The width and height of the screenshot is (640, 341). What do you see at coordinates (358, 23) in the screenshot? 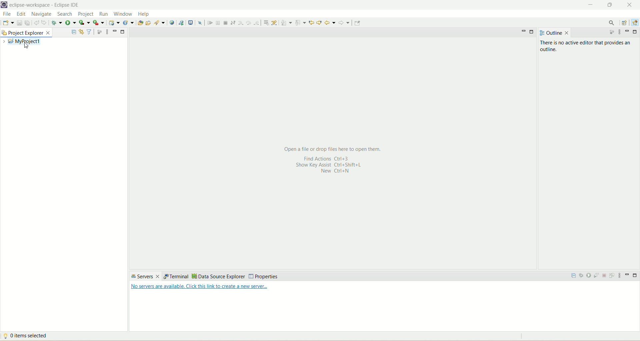
I see `Pin editor` at bounding box center [358, 23].